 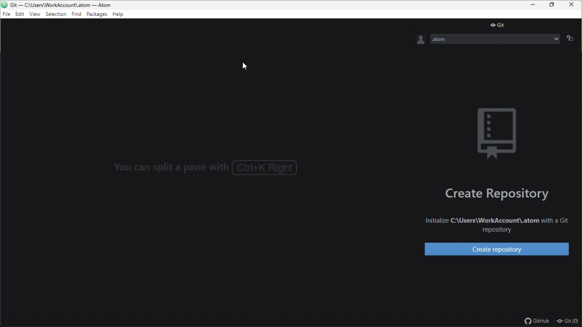 I want to click on git, so click(x=501, y=24).